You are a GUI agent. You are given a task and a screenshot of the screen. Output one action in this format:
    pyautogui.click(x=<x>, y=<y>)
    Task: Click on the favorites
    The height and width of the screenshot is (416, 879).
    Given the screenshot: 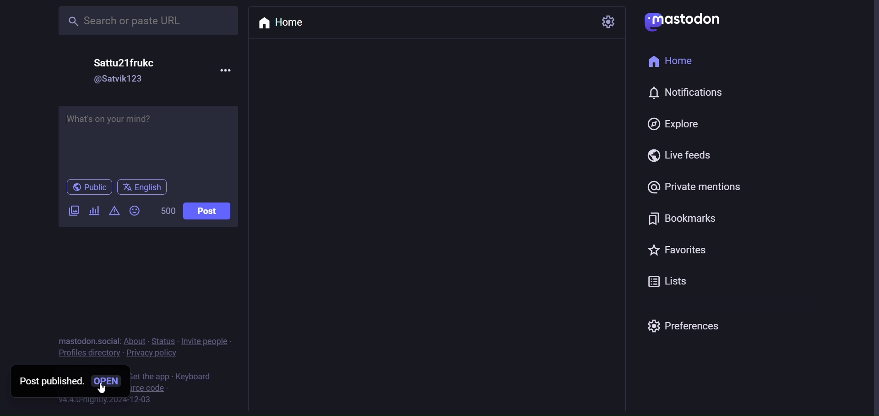 What is the action you would take?
    pyautogui.click(x=679, y=249)
    